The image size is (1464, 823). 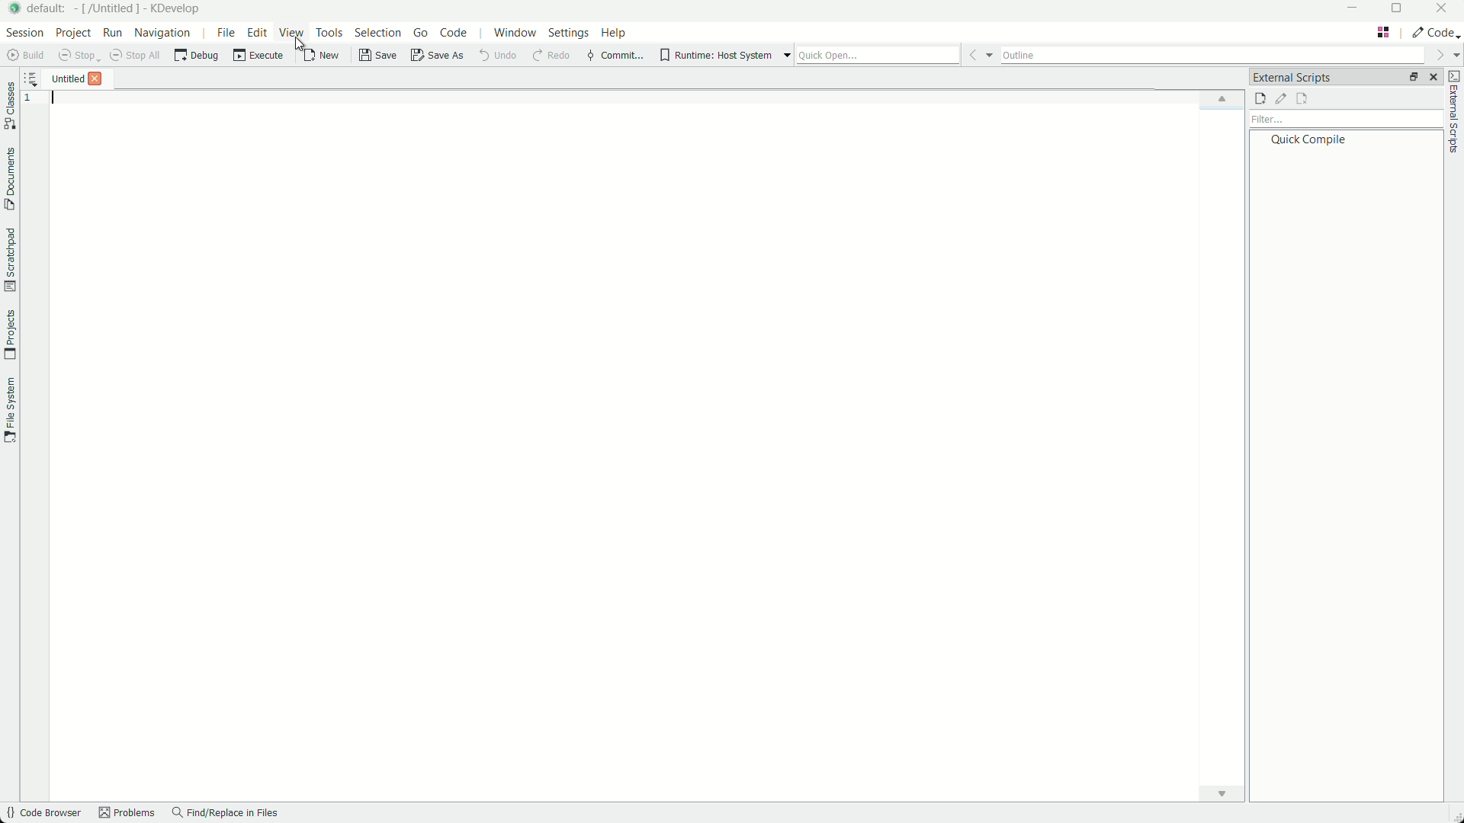 I want to click on view, so click(x=291, y=33).